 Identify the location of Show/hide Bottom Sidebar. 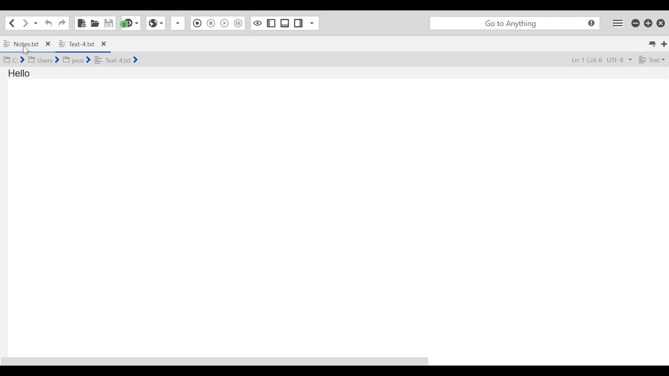
(285, 23).